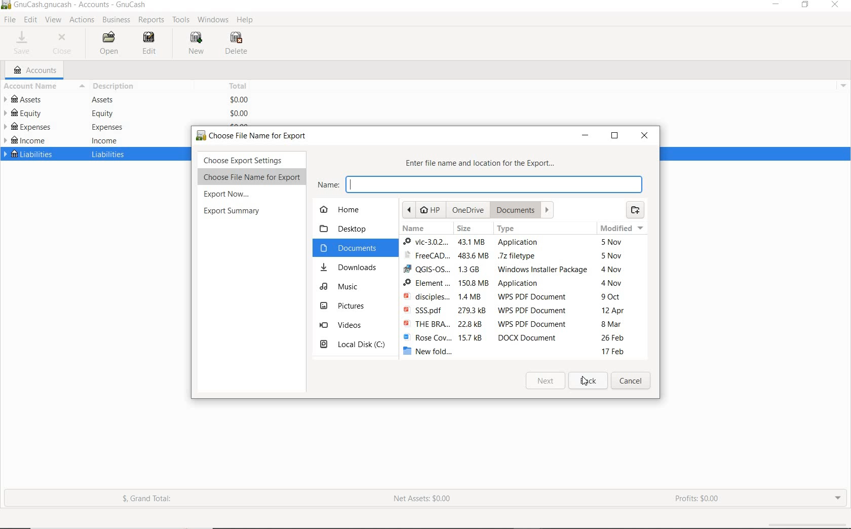 The height and width of the screenshot is (529, 851). What do you see at coordinates (698, 498) in the screenshot?
I see `PROFITS` at bounding box center [698, 498].